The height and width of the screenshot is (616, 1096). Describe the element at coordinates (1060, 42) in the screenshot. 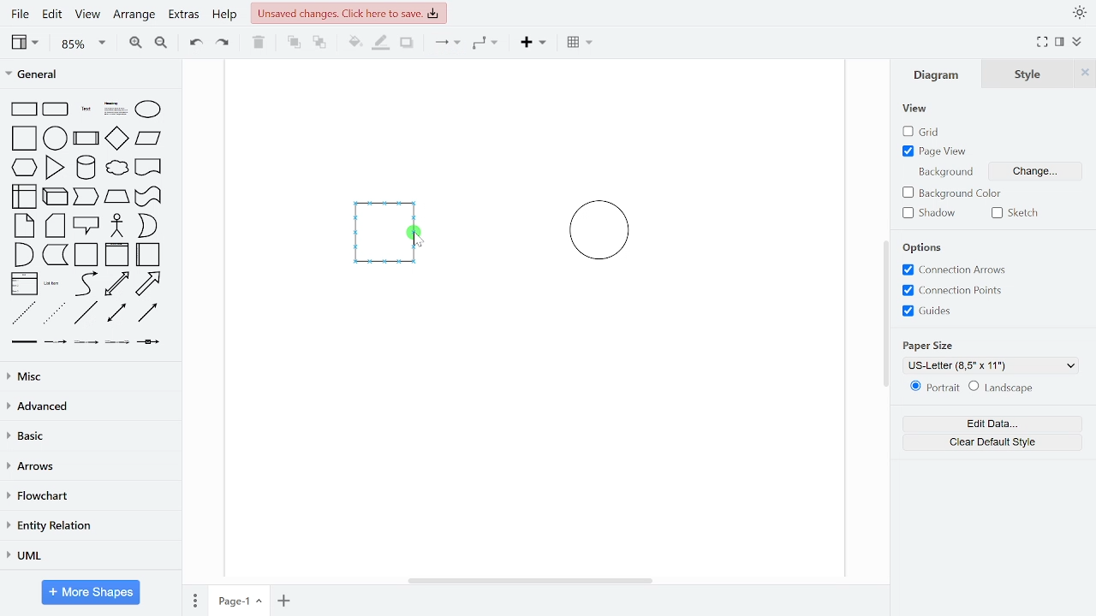

I see `format` at that location.